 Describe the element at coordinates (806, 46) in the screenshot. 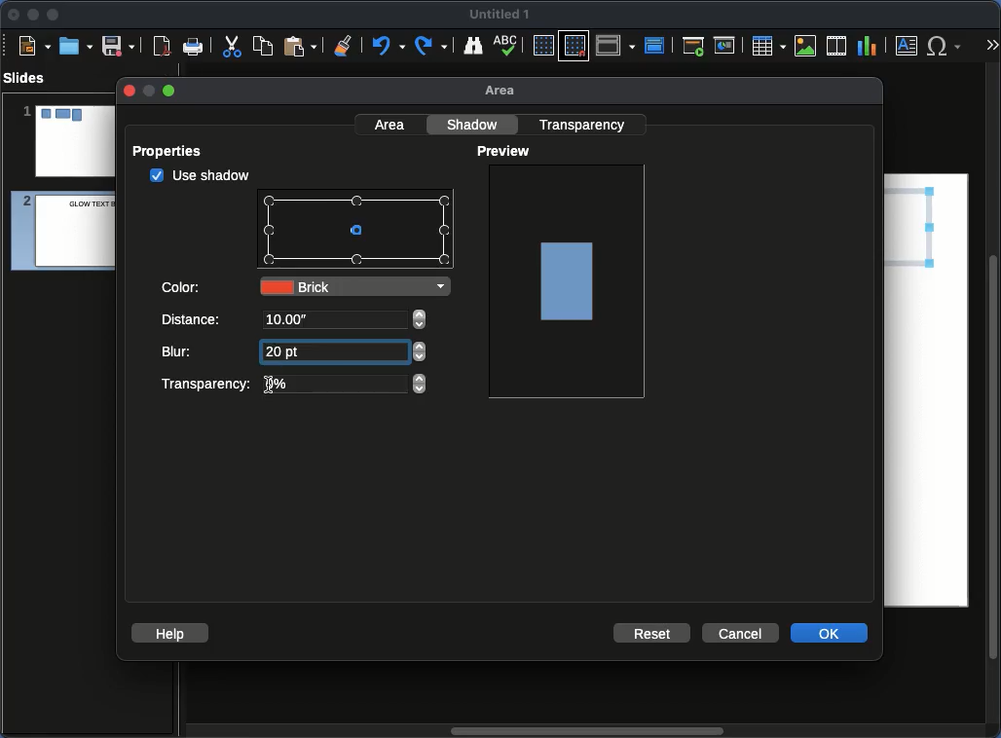

I see `Image` at that location.